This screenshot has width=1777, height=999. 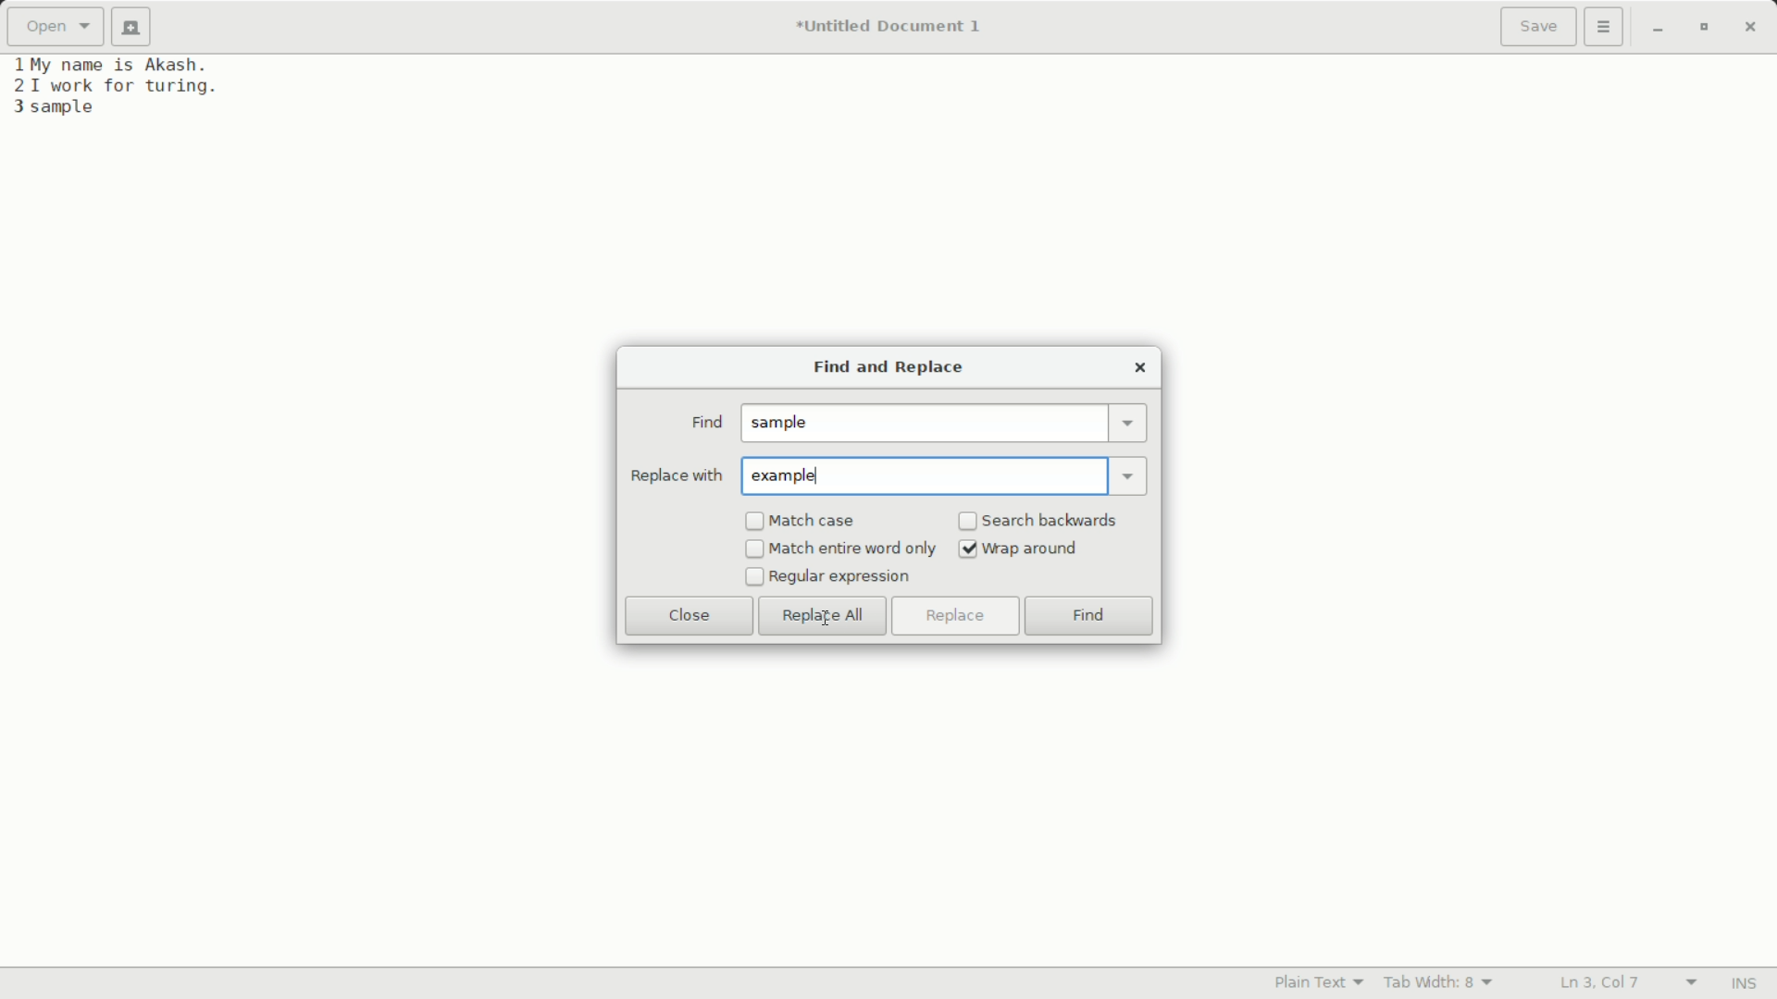 What do you see at coordinates (1052, 520) in the screenshot?
I see `search backwards` at bounding box center [1052, 520].